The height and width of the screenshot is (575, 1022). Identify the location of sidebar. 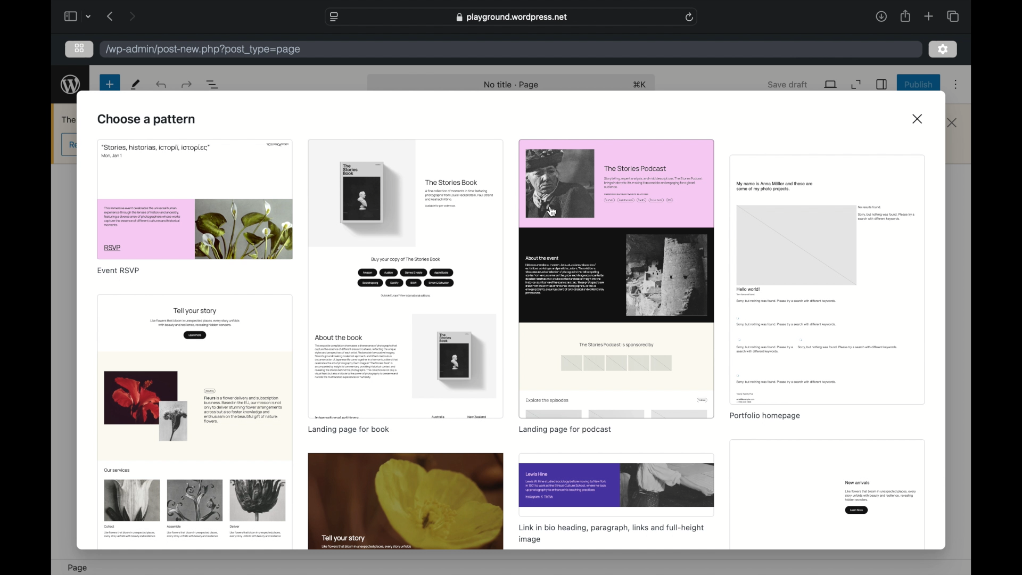
(882, 84).